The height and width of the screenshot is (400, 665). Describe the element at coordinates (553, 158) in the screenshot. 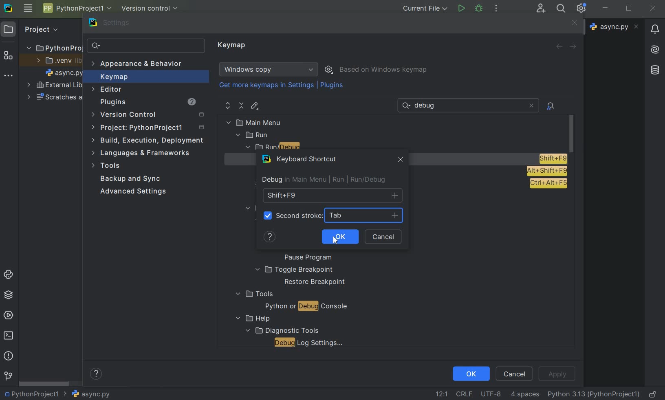

I see `Shift+F9` at that location.